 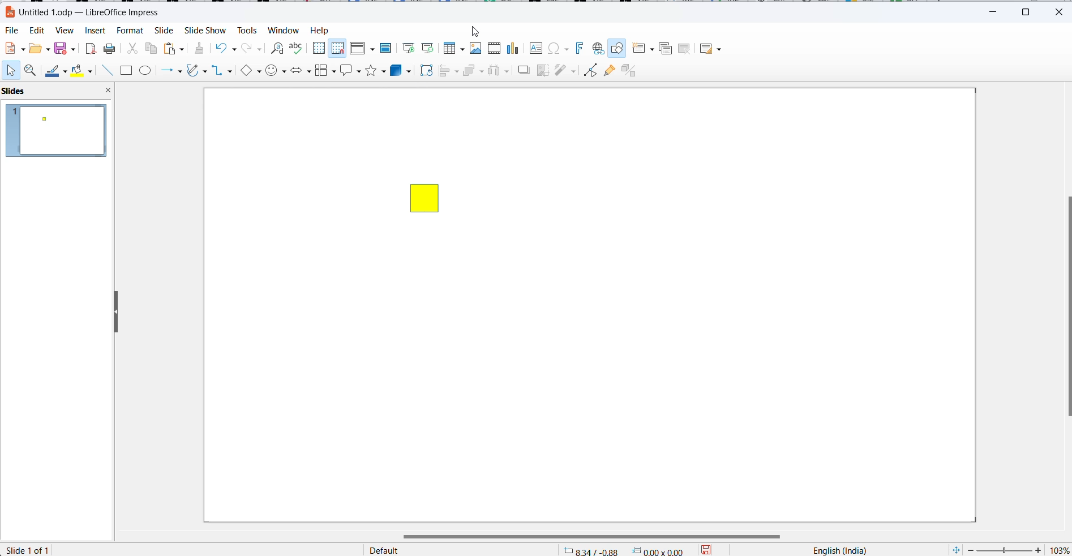 I want to click on Display grid, so click(x=319, y=47).